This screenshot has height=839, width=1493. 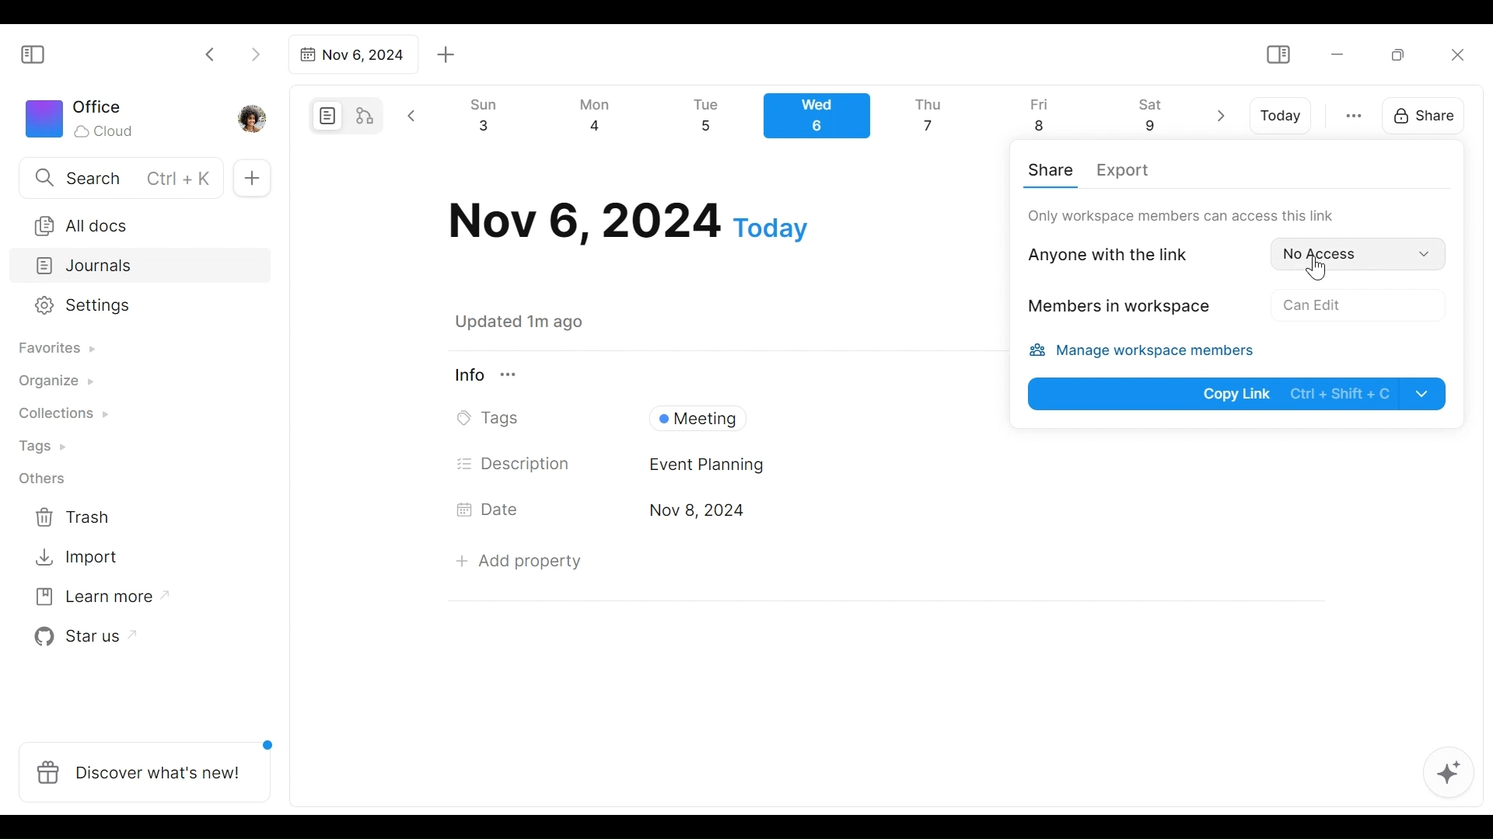 What do you see at coordinates (1337, 53) in the screenshot?
I see `Minimize` at bounding box center [1337, 53].